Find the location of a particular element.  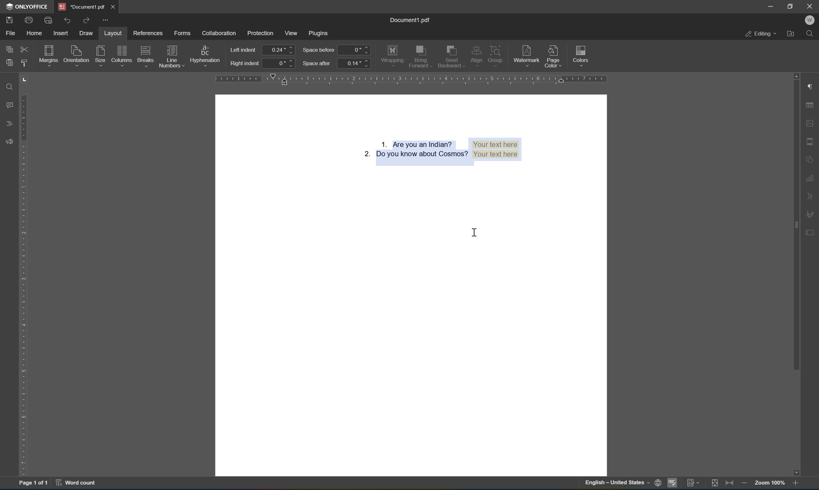

margins is located at coordinates (50, 54).